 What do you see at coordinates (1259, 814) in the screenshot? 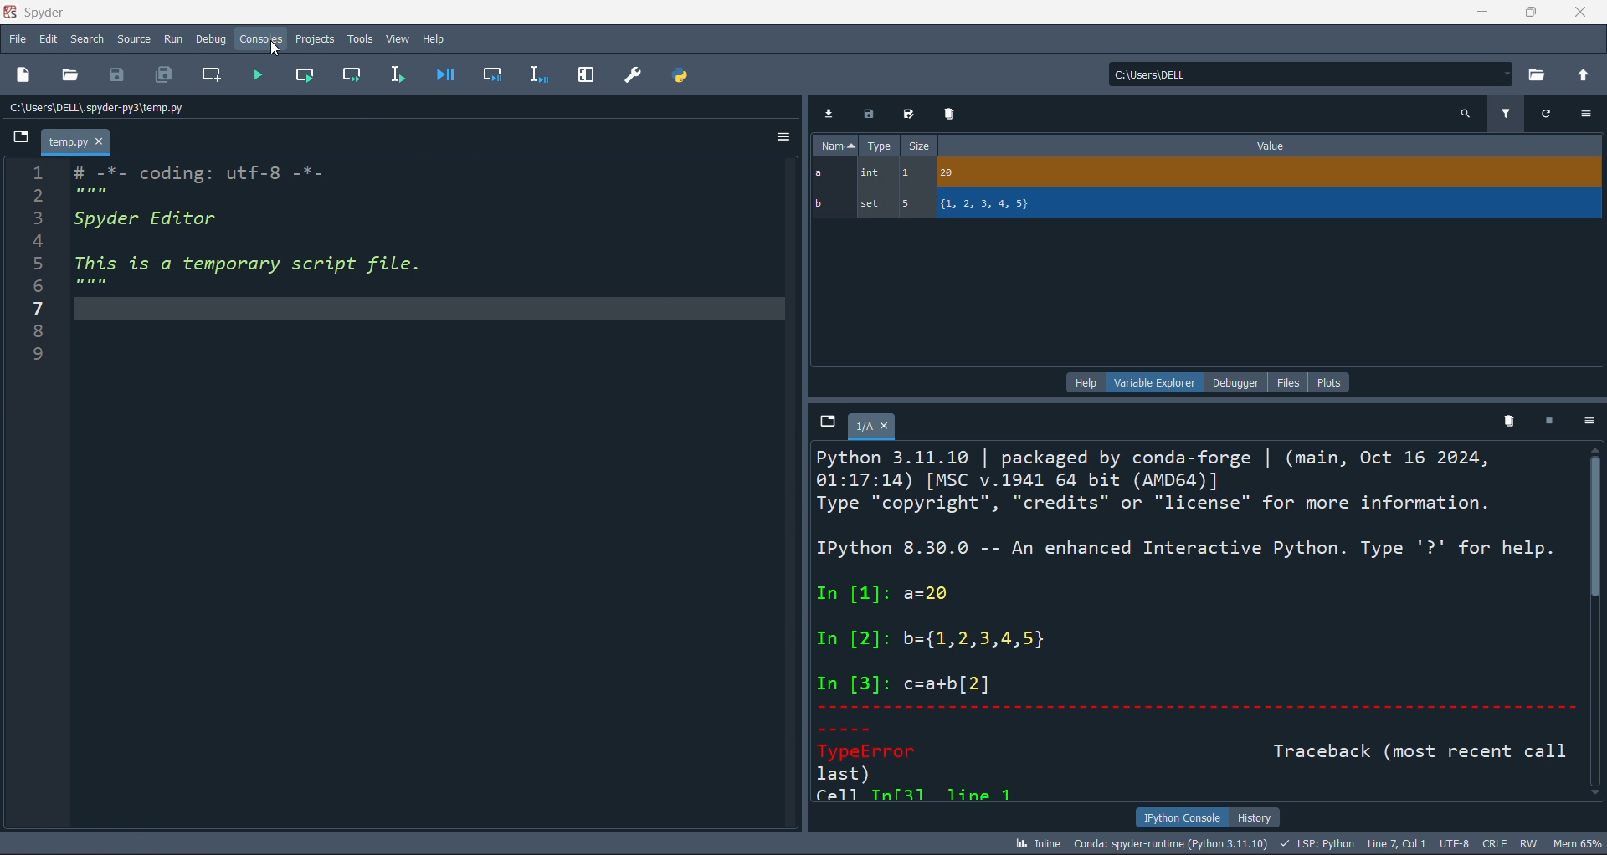
I see `HISTORY` at bounding box center [1259, 814].